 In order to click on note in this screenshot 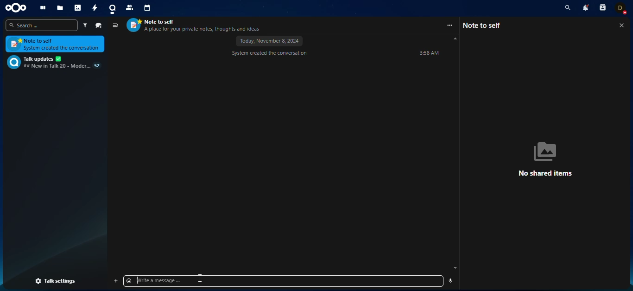, I will do `click(485, 25)`.